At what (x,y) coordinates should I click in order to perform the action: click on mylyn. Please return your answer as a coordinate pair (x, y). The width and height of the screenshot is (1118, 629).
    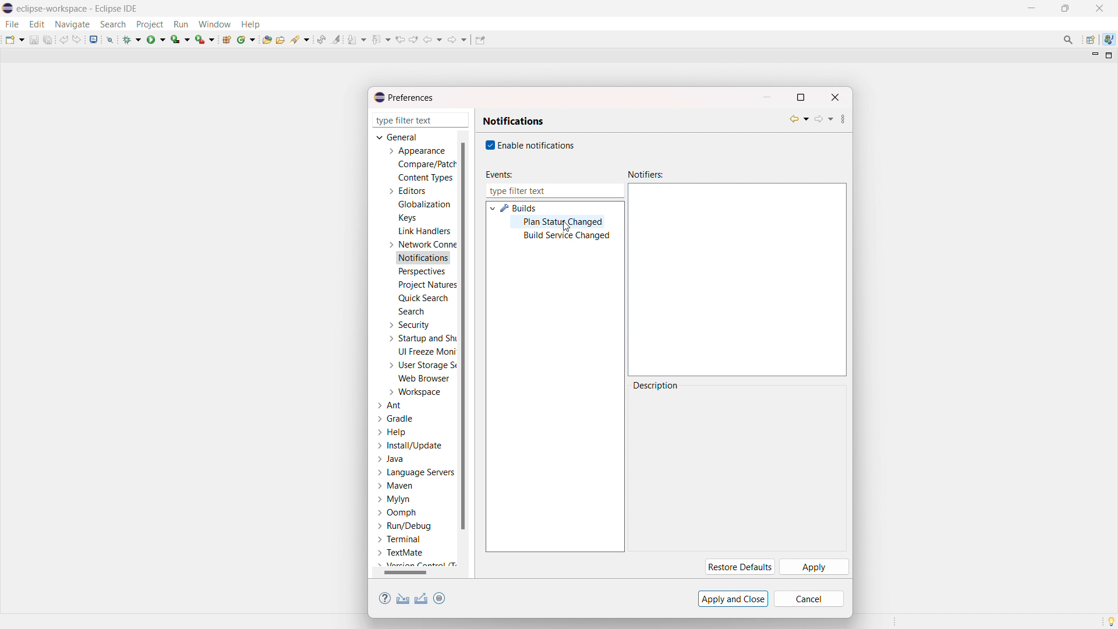
    Looking at the image, I should click on (394, 500).